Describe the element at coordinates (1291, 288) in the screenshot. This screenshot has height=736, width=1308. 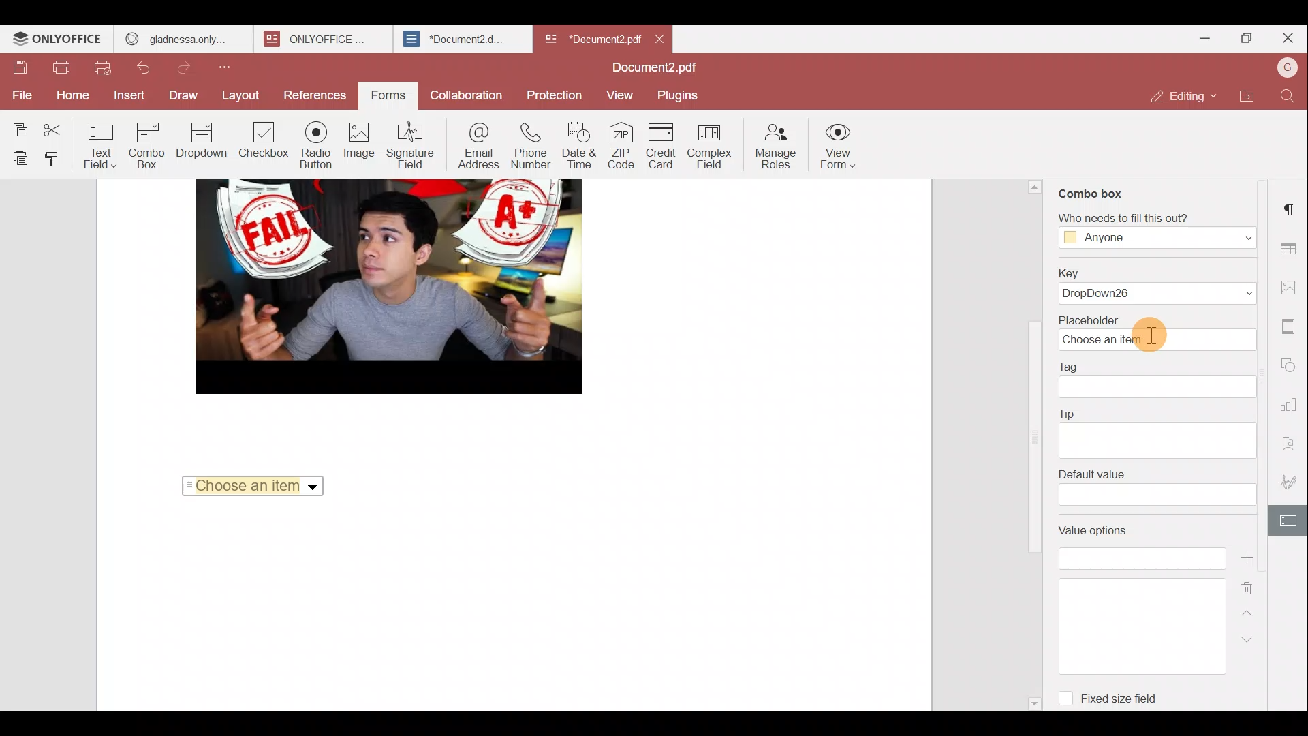
I see `Image settings` at that location.